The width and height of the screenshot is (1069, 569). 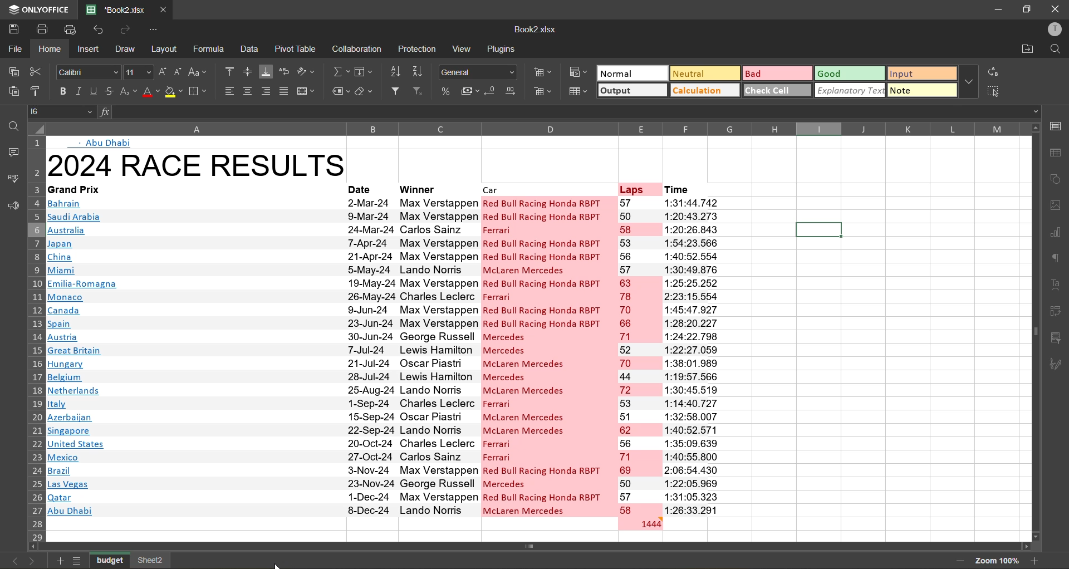 I want to click on delete cells, so click(x=543, y=92).